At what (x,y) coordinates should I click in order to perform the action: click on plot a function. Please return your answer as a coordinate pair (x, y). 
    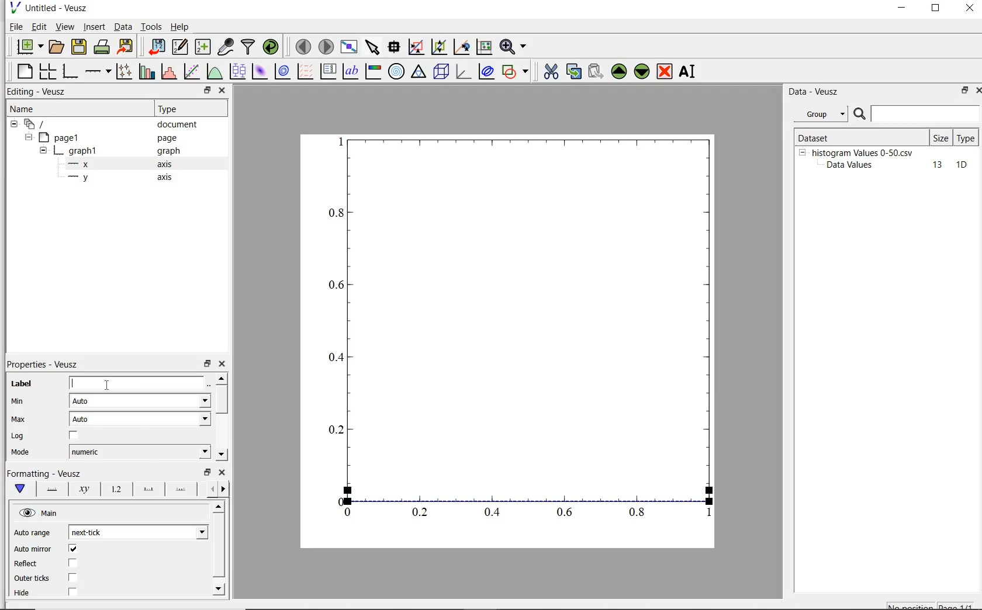
    Looking at the image, I should click on (213, 71).